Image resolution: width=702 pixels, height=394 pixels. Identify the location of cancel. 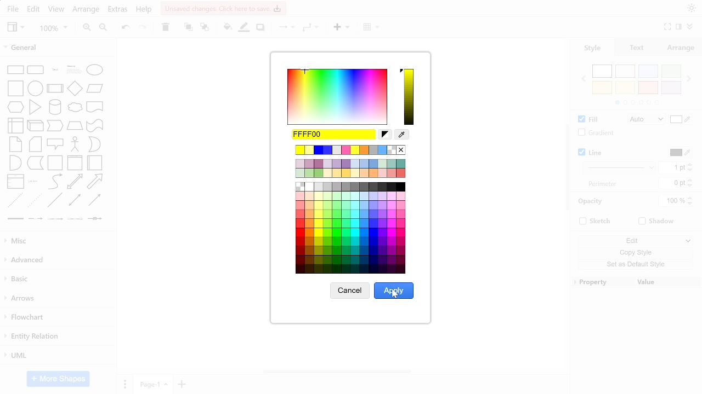
(350, 291).